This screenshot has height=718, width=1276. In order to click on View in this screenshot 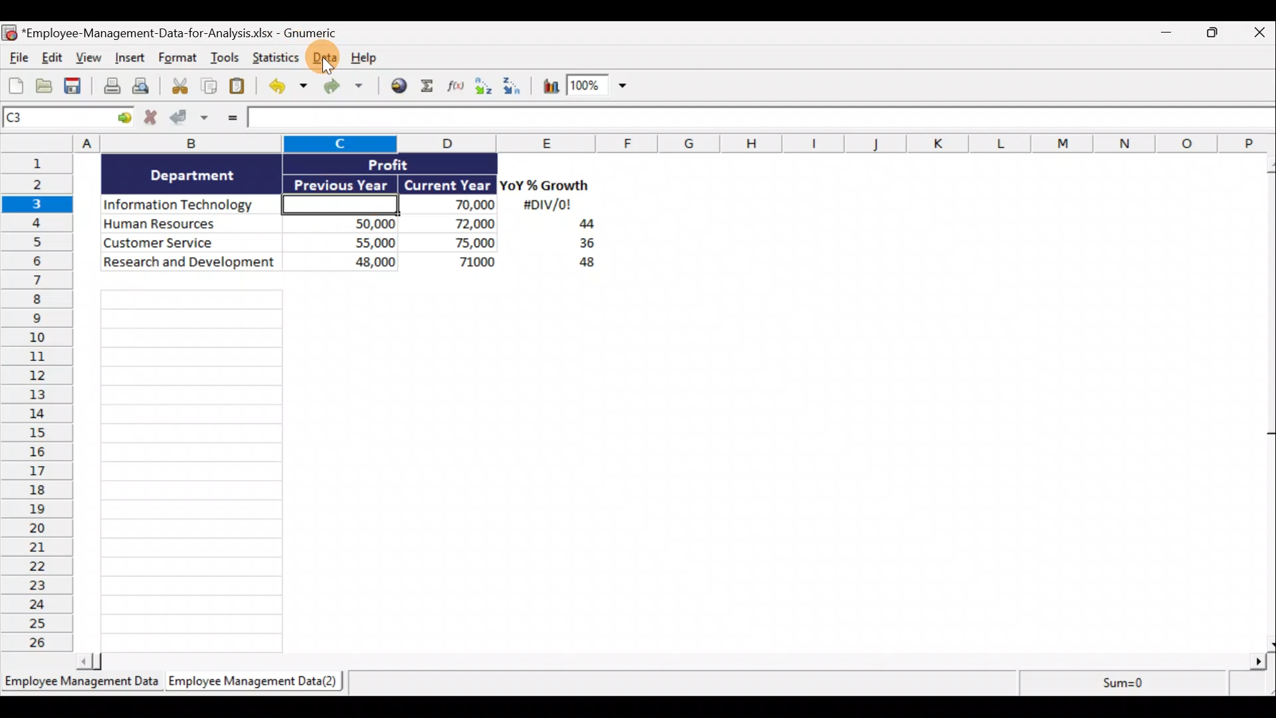, I will do `click(90, 59)`.